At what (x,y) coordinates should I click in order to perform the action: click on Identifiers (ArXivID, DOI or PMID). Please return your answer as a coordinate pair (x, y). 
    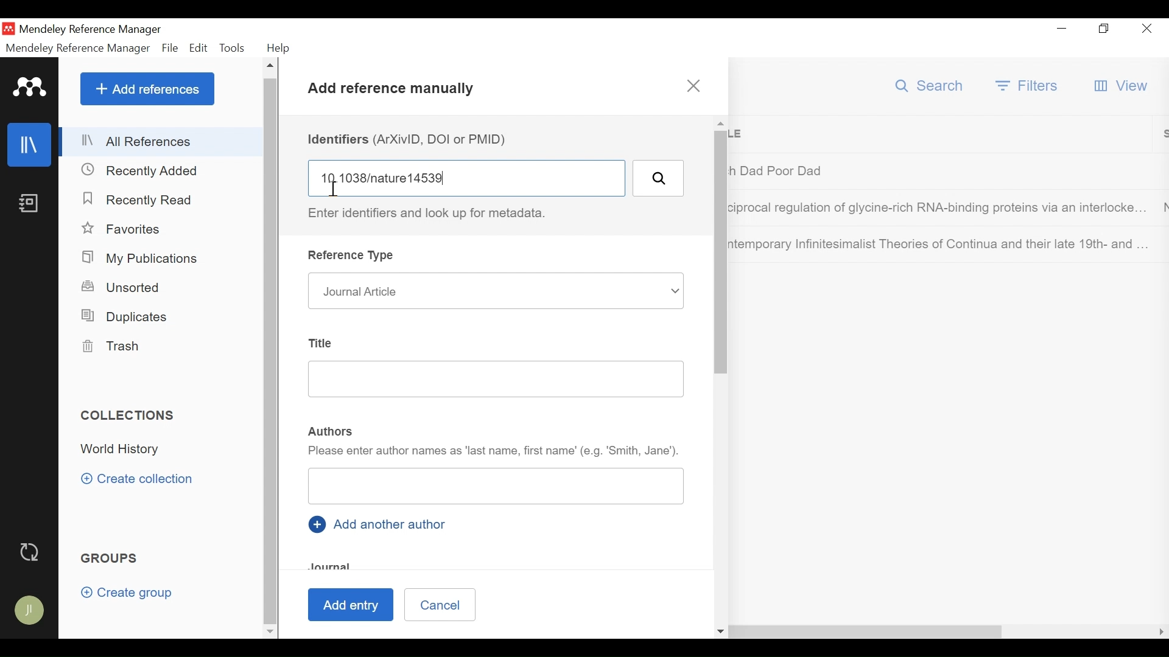
    Looking at the image, I should click on (411, 139).